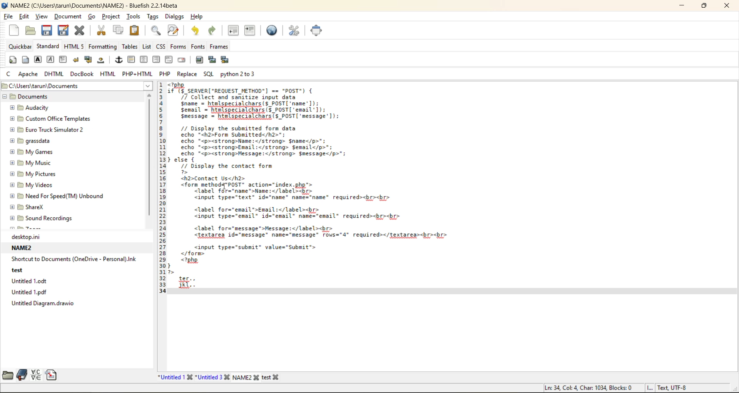 This screenshot has width=739, height=393. Describe the element at coordinates (174, 17) in the screenshot. I see `dialogs` at that location.